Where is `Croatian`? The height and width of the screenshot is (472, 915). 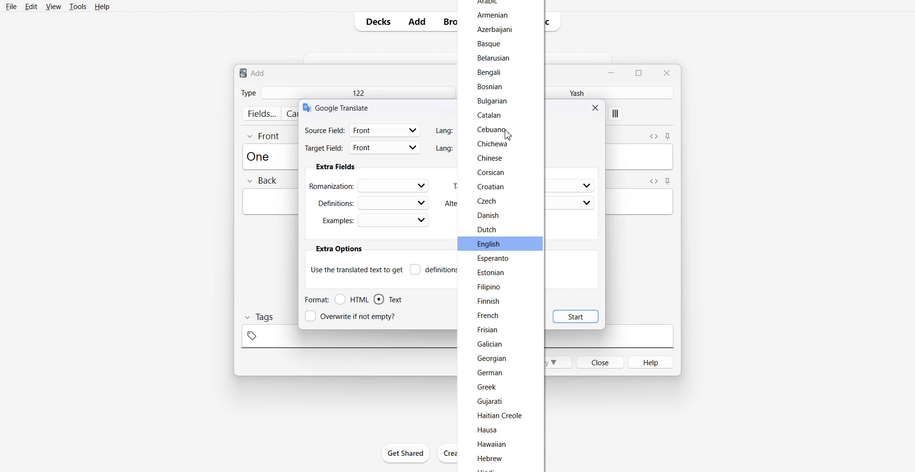 Croatian is located at coordinates (490, 186).